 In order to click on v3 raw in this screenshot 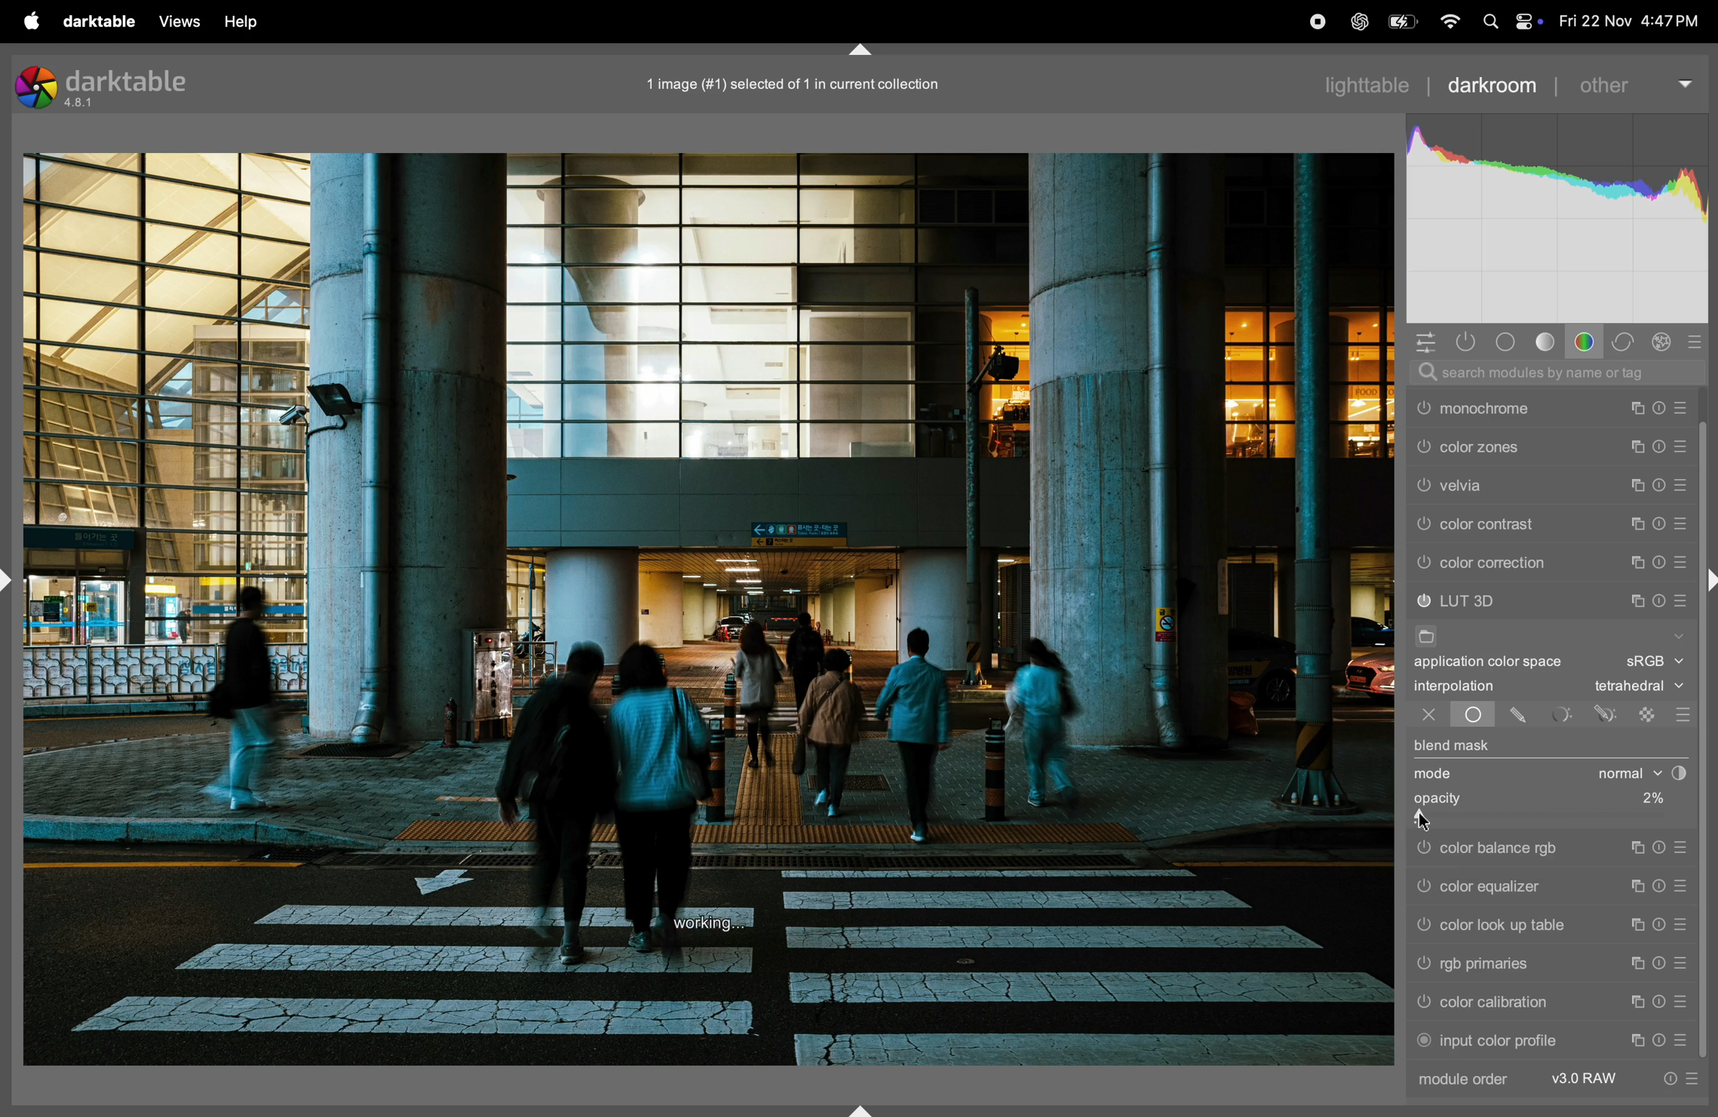, I will do `click(1587, 1079)`.